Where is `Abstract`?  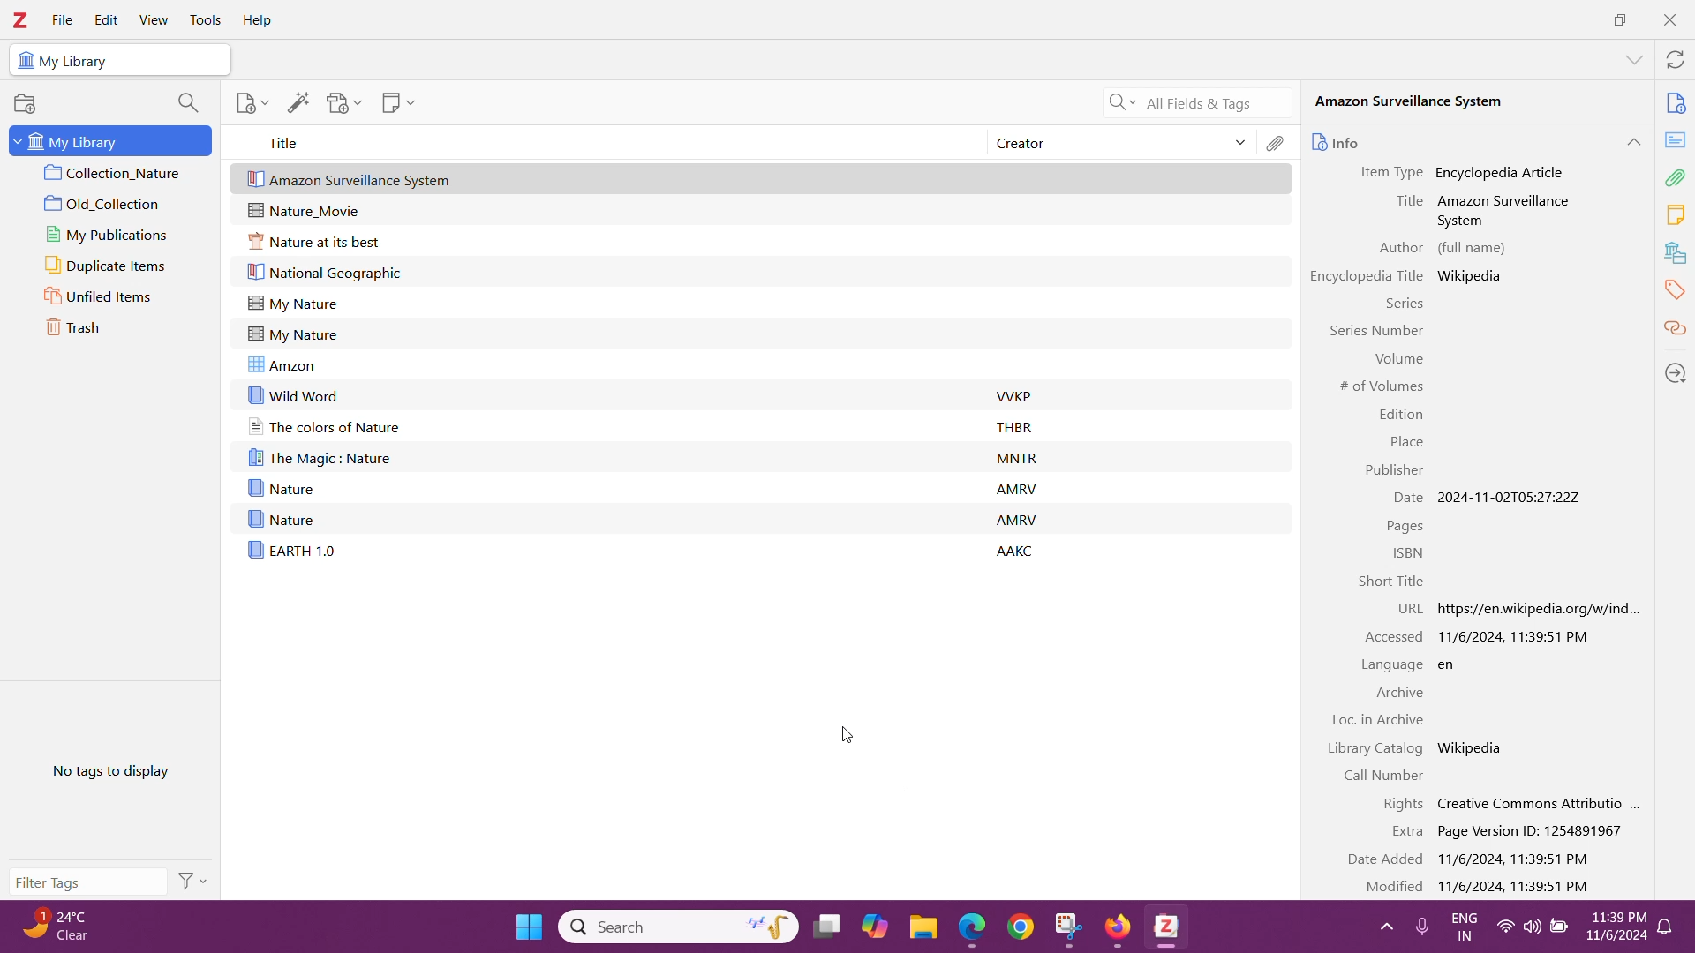 Abstract is located at coordinates (1676, 143).